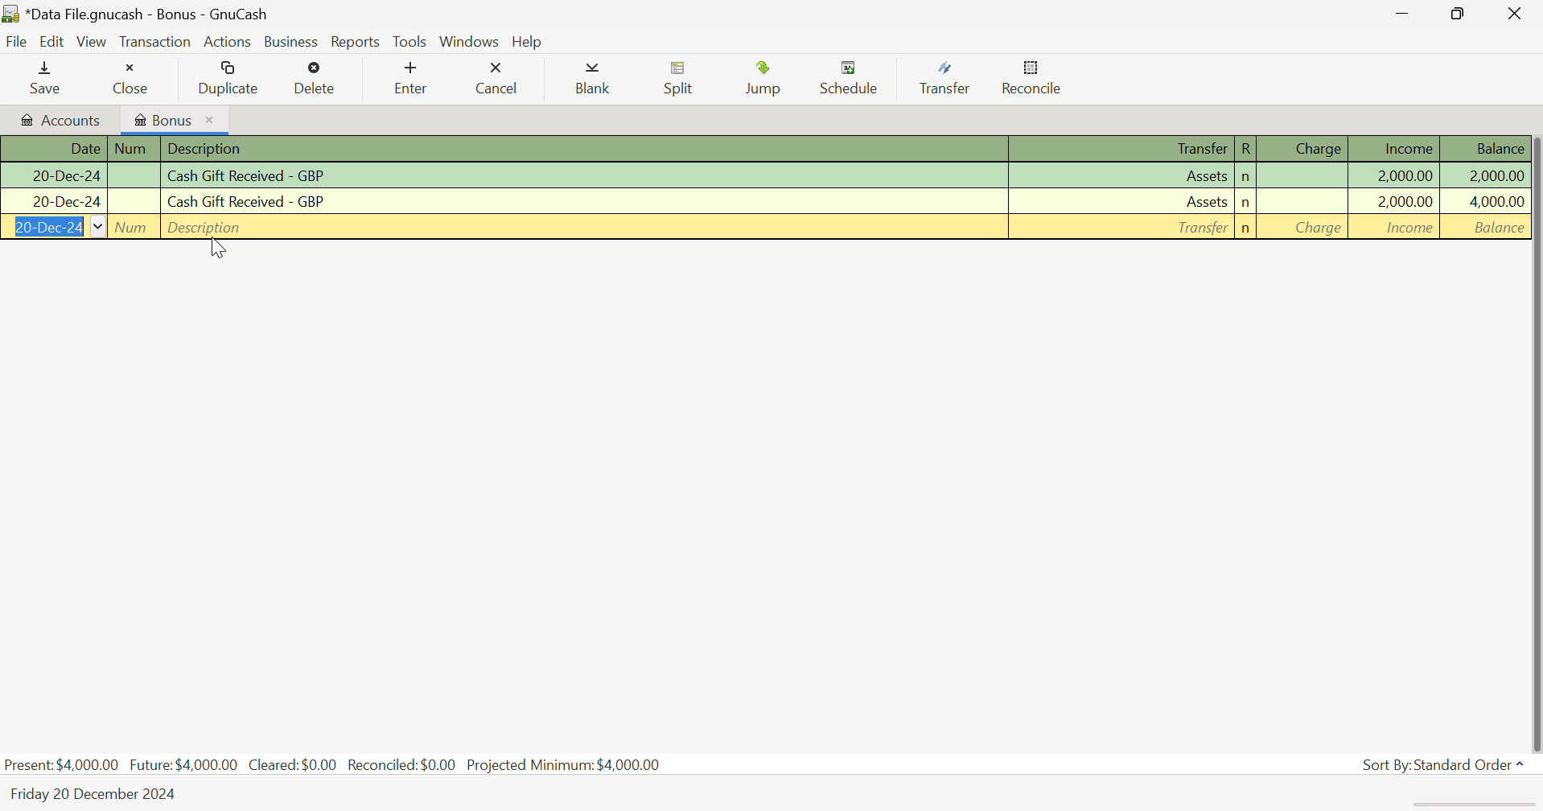 Image resolution: width=1543 pixels, height=811 pixels. What do you see at coordinates (1518, 12) in the screenshot?
I see `Close Window` at bounding box center [1518, 12].